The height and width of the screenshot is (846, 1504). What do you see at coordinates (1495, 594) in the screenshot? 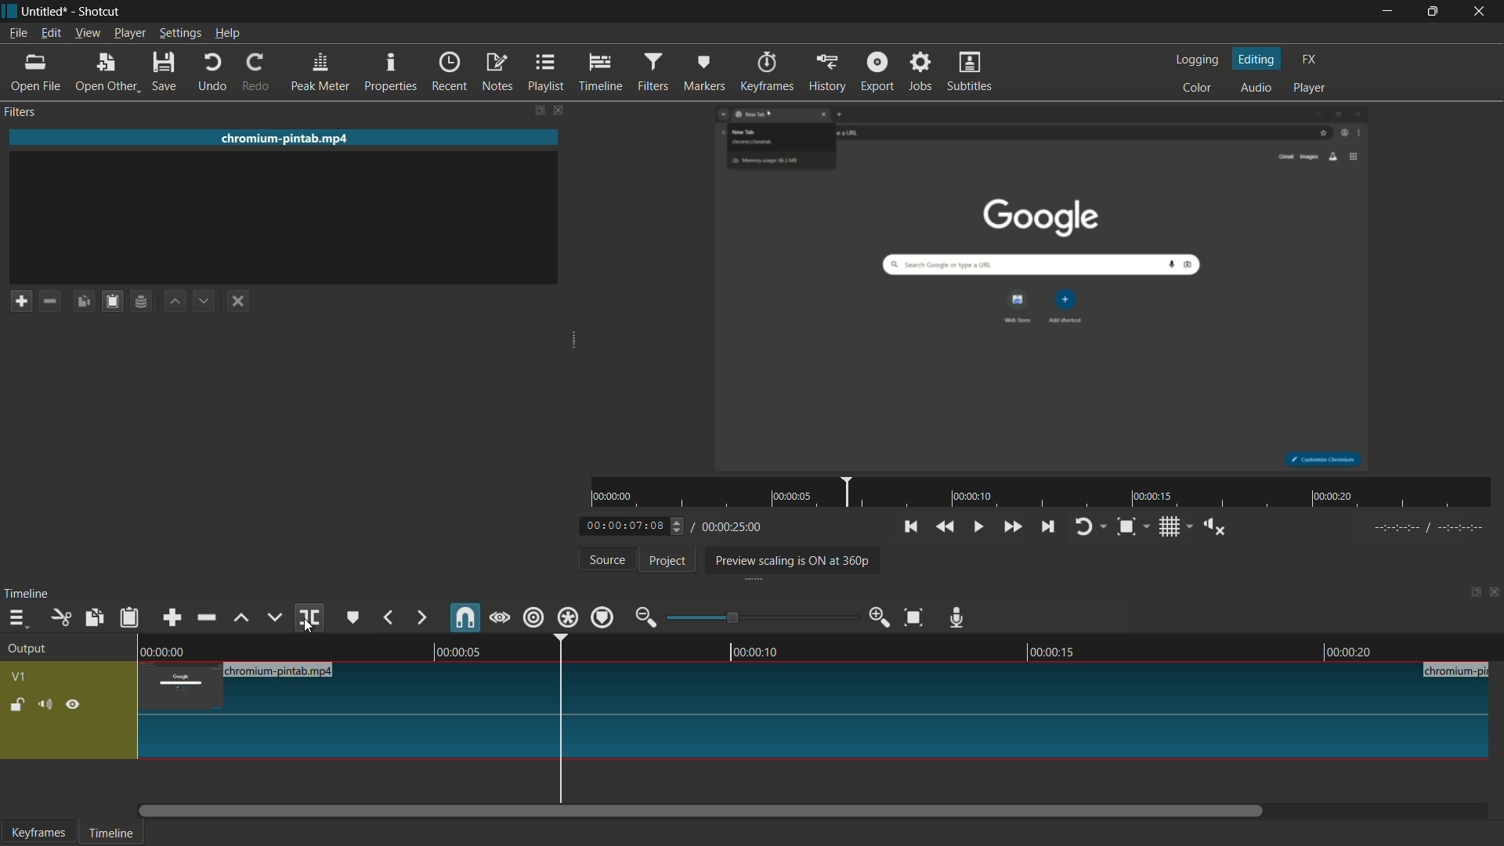
I see `close timeline` at bounding box center [1495, 594].